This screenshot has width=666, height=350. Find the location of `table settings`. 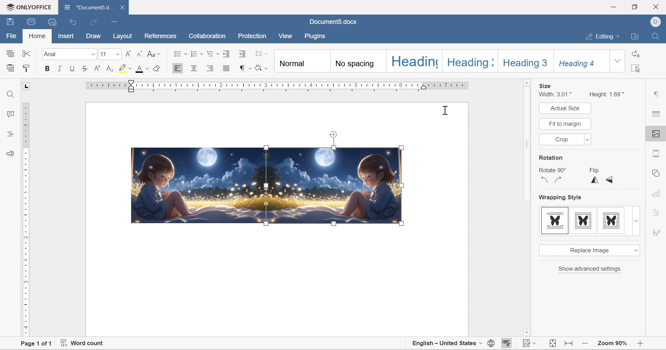

table settings is located at coordinates (657, 114).